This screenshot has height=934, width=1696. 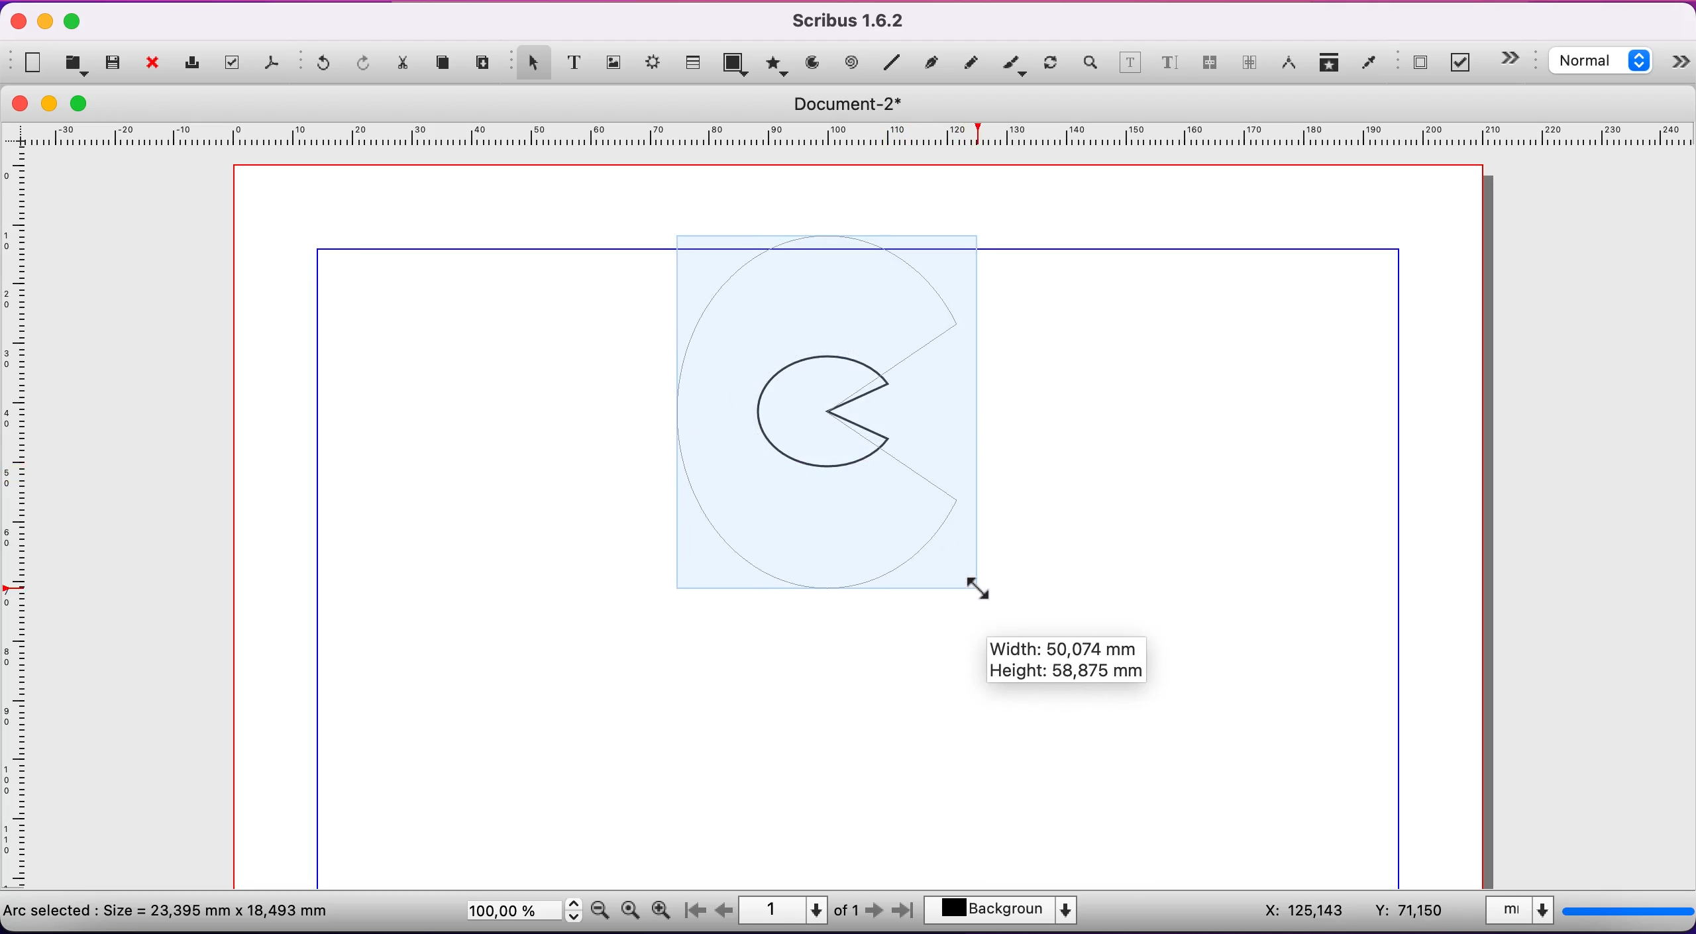 What do you see at coordinates (876, 913) in the screenshot?
I see `go to the next page` at bounding box center [876, 913].